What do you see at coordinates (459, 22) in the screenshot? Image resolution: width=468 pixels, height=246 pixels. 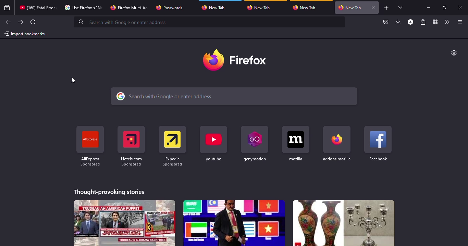 I see `open menu` at bounding box center [459, 22].